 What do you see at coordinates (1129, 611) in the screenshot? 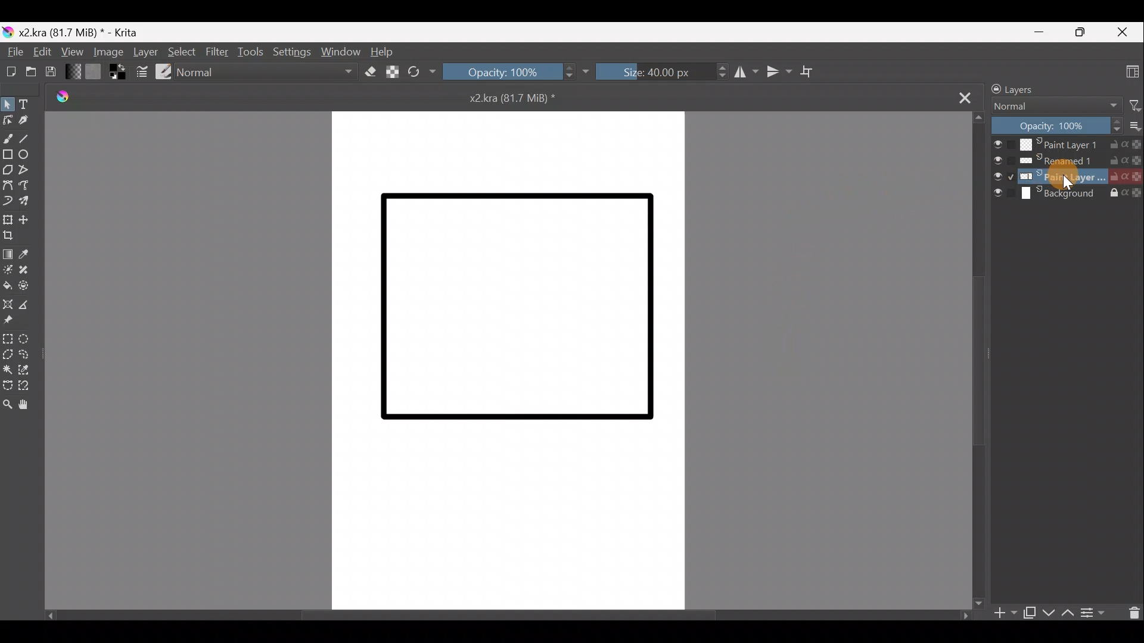
I see `Delete the layer/mask` at bounding box center [1129, 611].